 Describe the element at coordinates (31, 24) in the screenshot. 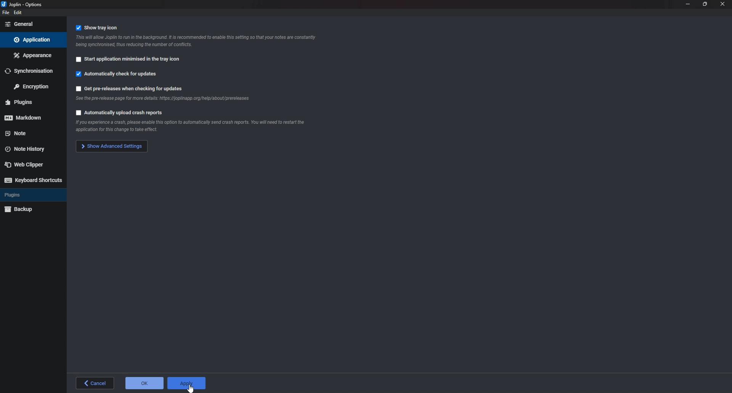

I see `General` at that location.